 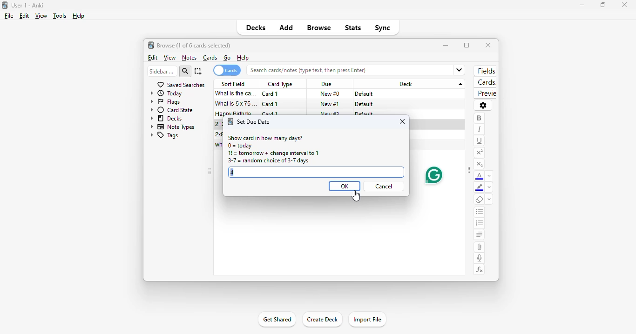 I want to click on close, so click(x=624, y=4).